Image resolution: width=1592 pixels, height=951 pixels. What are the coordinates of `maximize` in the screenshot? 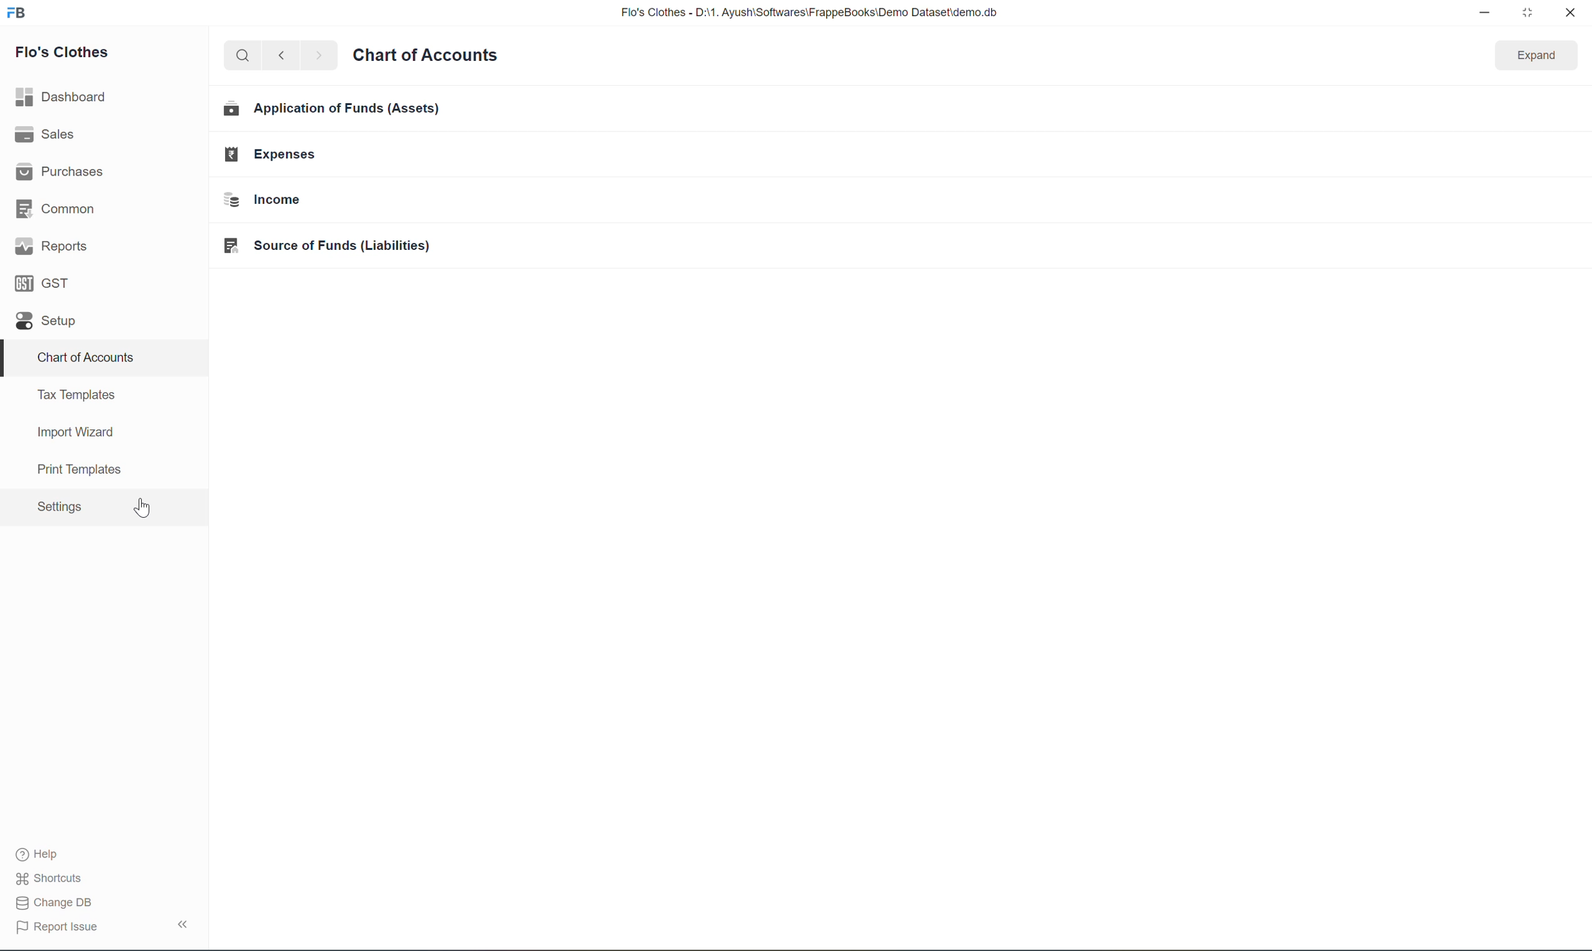 It's located at (1528, 11).